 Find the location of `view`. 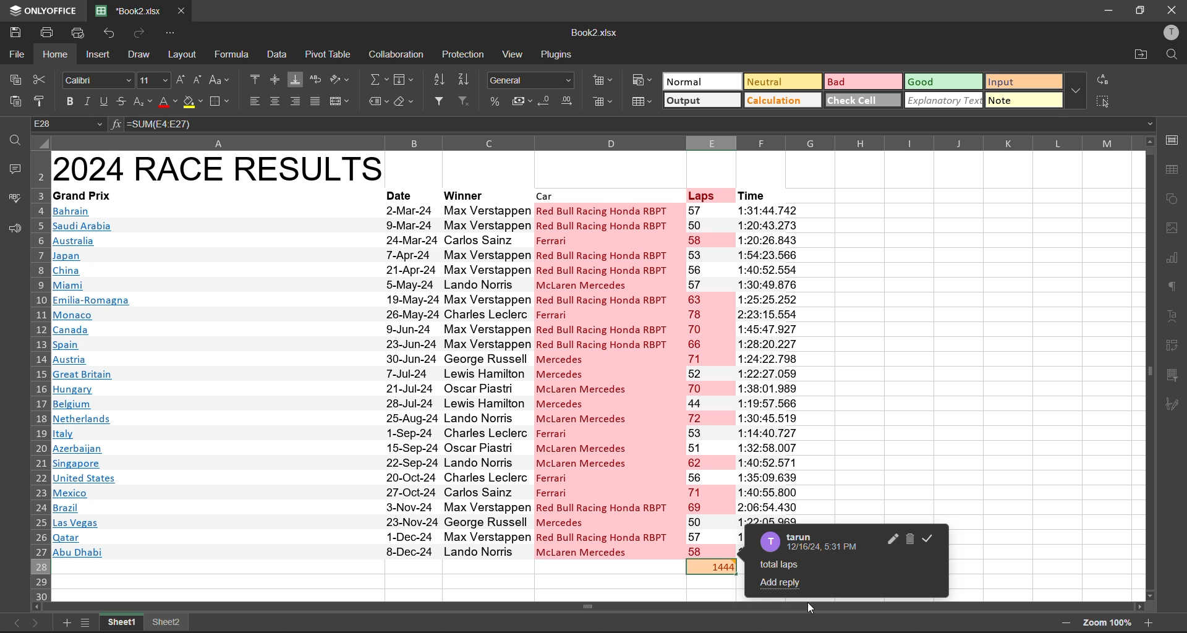

view is located at coordinates (515, 55).